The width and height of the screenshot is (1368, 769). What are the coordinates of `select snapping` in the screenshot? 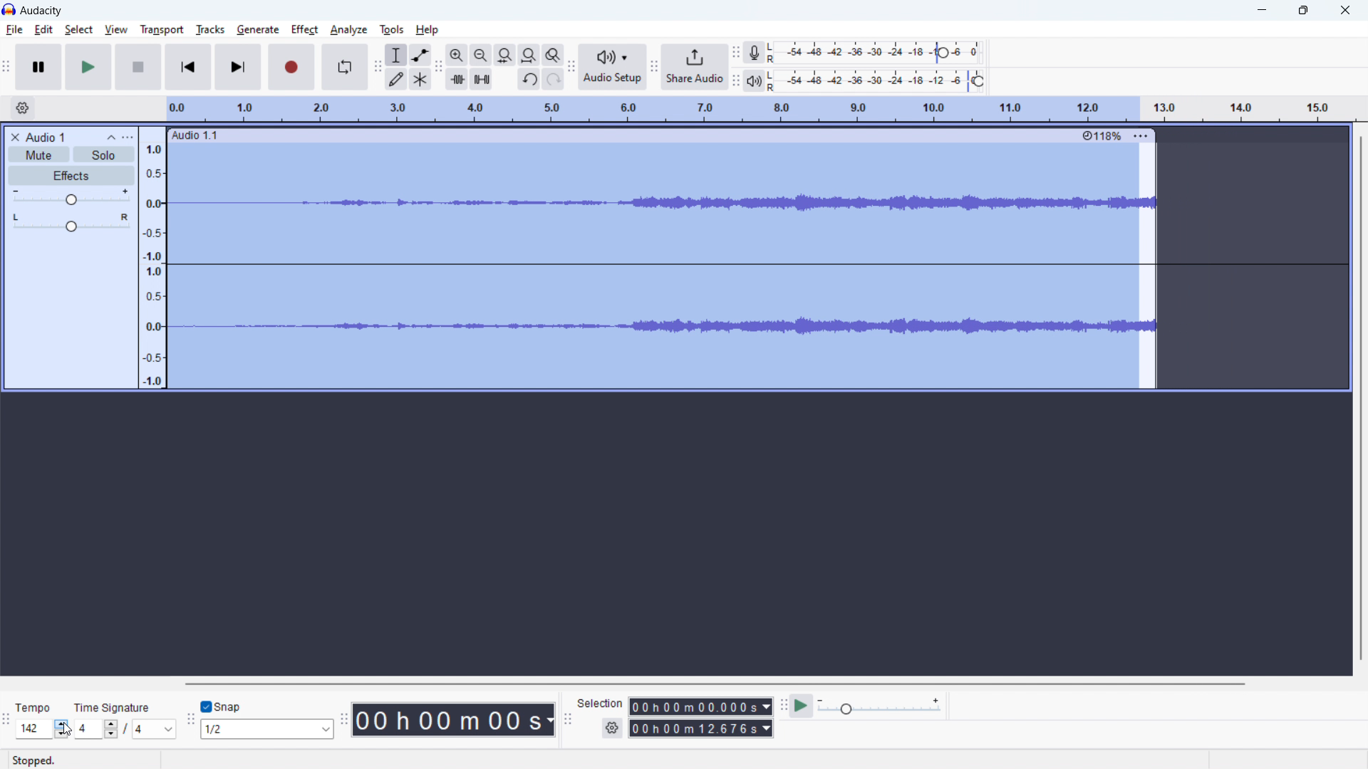 It's located at (268, 728).